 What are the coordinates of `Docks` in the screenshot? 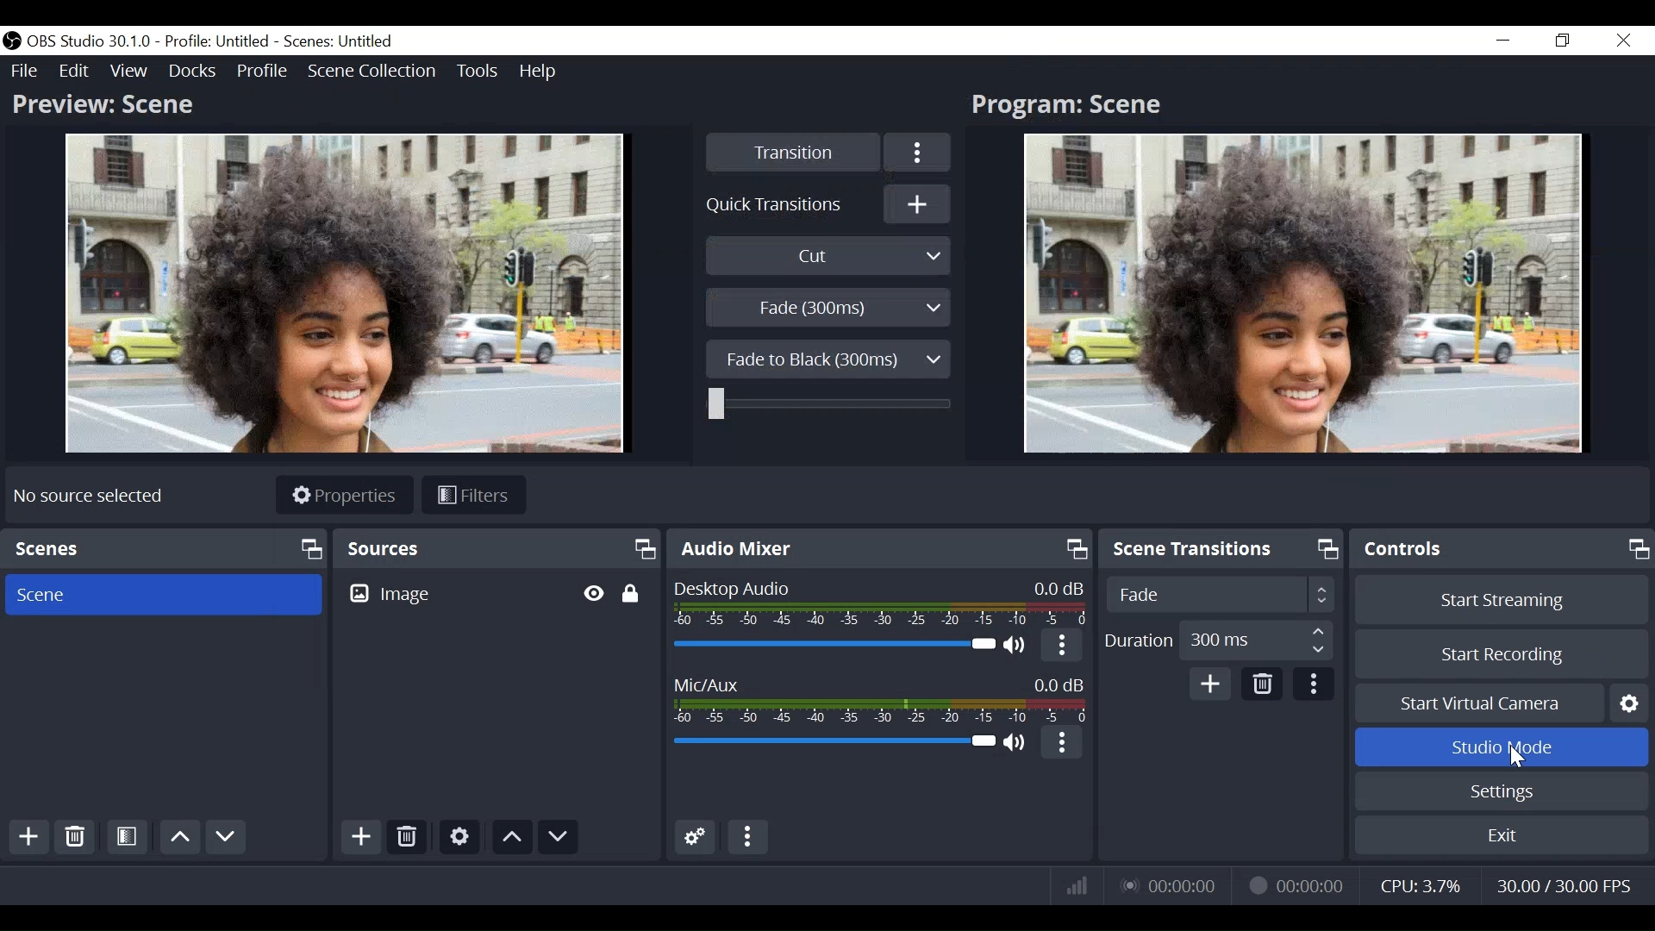 It's located at (193, 72).